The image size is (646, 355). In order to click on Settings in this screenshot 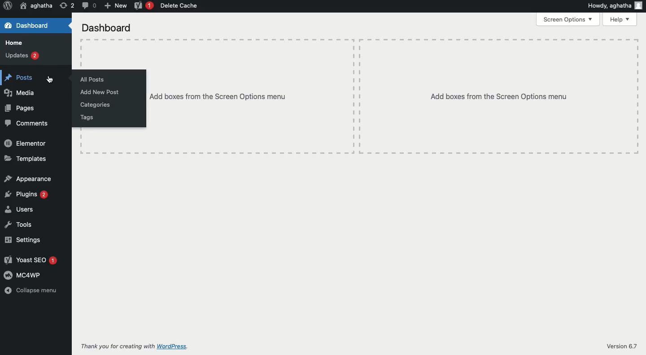, I will do `click(23, 239)`.